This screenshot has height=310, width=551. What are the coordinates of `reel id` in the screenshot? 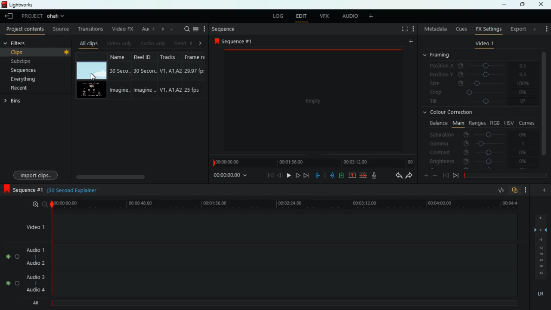 It's located at (142, 75).